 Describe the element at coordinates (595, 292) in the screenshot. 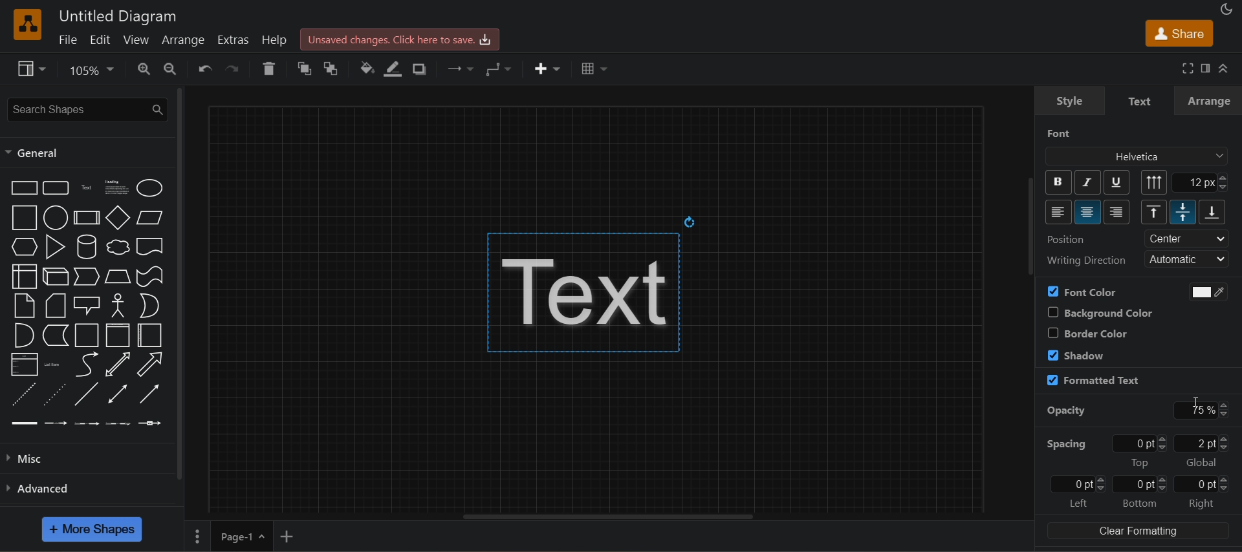

I see `text opacity set to 75%` at that location.